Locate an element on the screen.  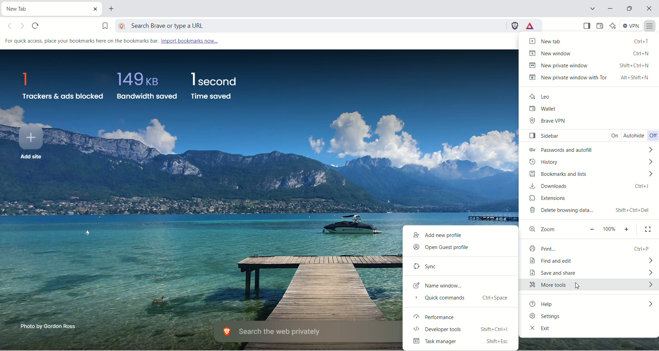
zoom is located at coordinates (590, 229).